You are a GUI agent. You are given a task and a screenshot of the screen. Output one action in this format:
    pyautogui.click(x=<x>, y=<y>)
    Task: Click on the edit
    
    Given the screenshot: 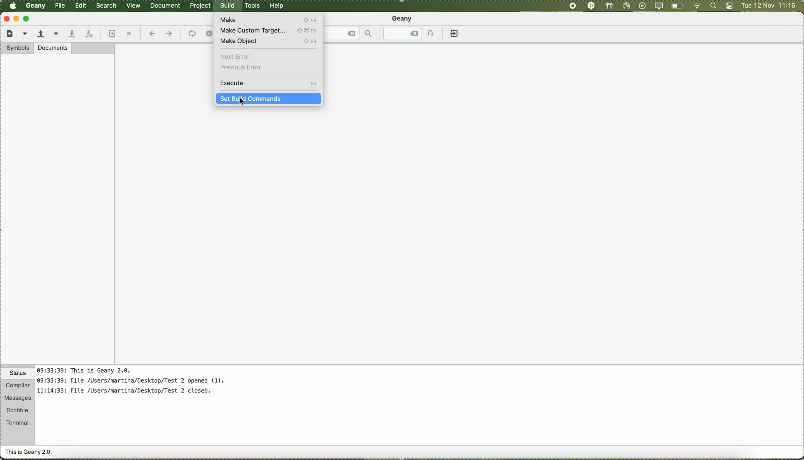 What is the action you would take?
    pyautogui.click(x=80, y=5)
    